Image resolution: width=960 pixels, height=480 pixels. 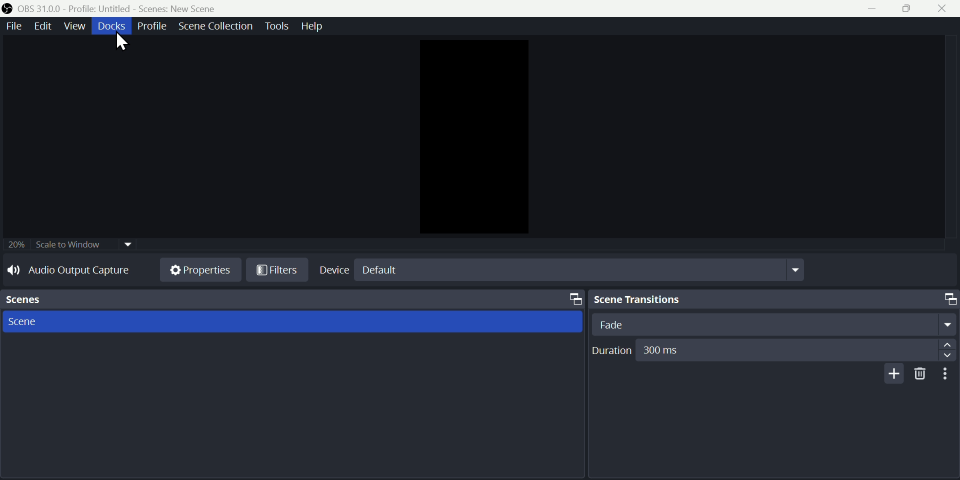 I want to click on edit, so click(x=42, y=25).